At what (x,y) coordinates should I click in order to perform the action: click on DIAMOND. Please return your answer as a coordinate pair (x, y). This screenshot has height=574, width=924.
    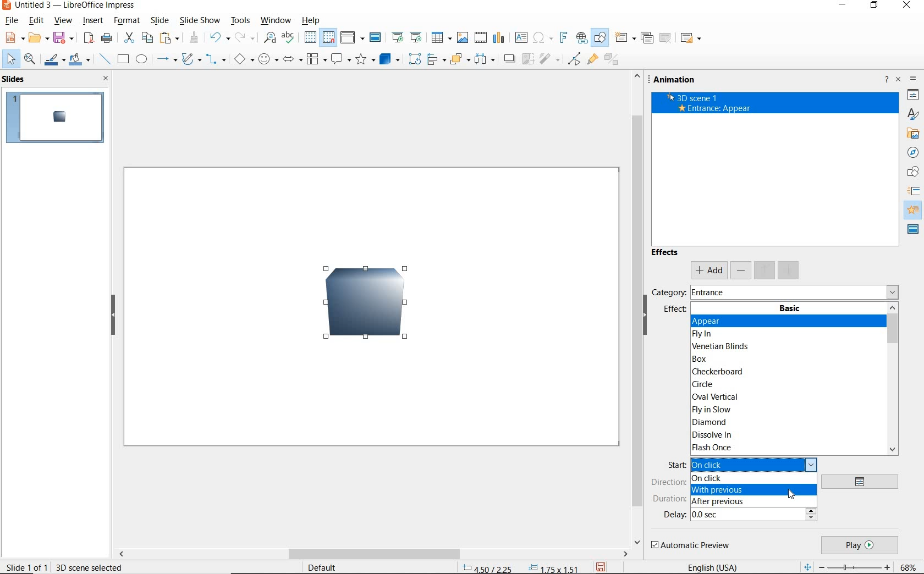
    Looking at the image, I should click on (710, 423).